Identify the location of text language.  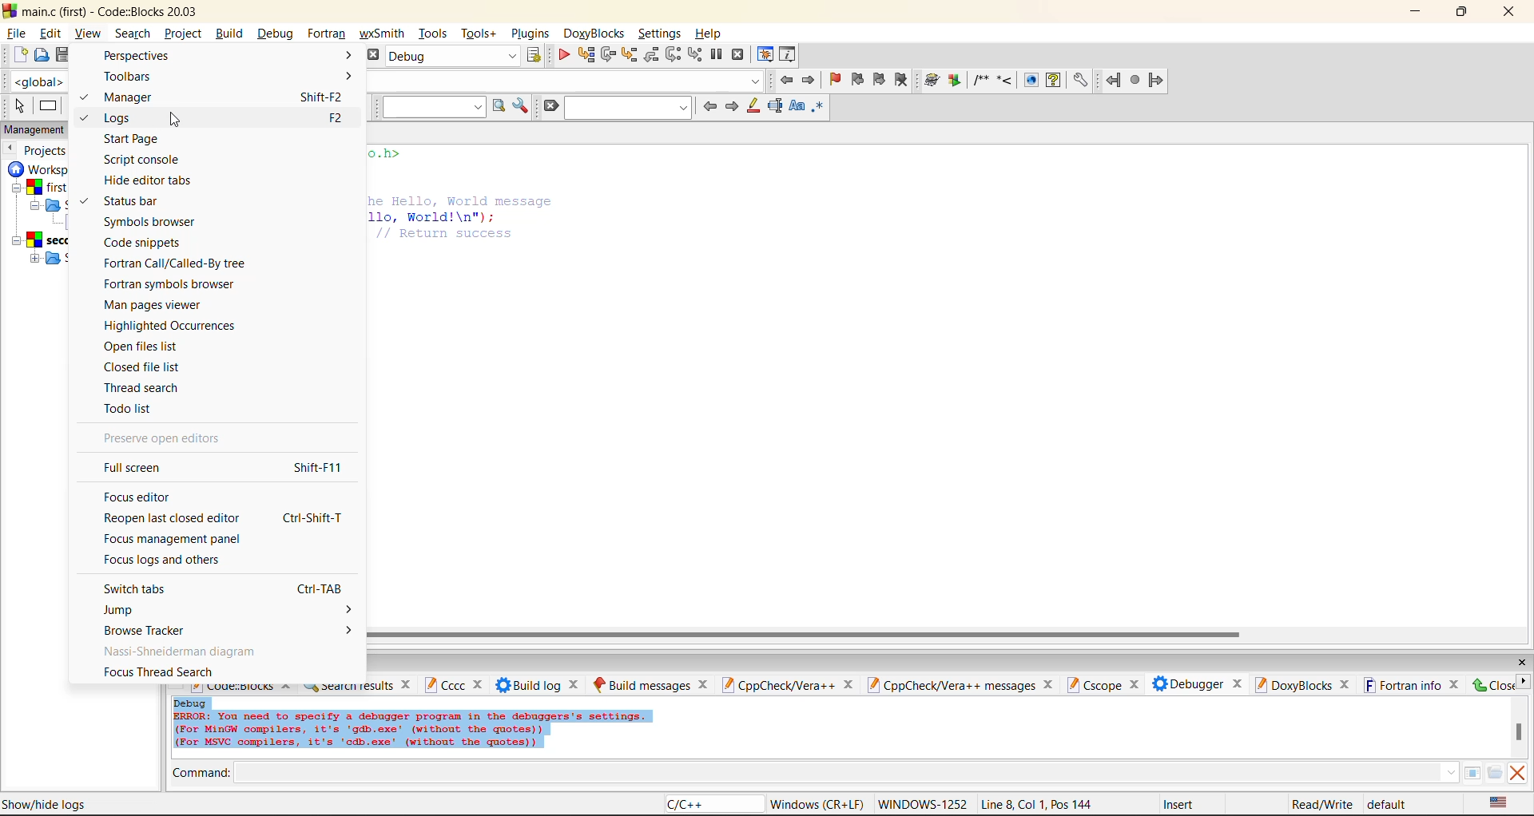
(1500, 802).